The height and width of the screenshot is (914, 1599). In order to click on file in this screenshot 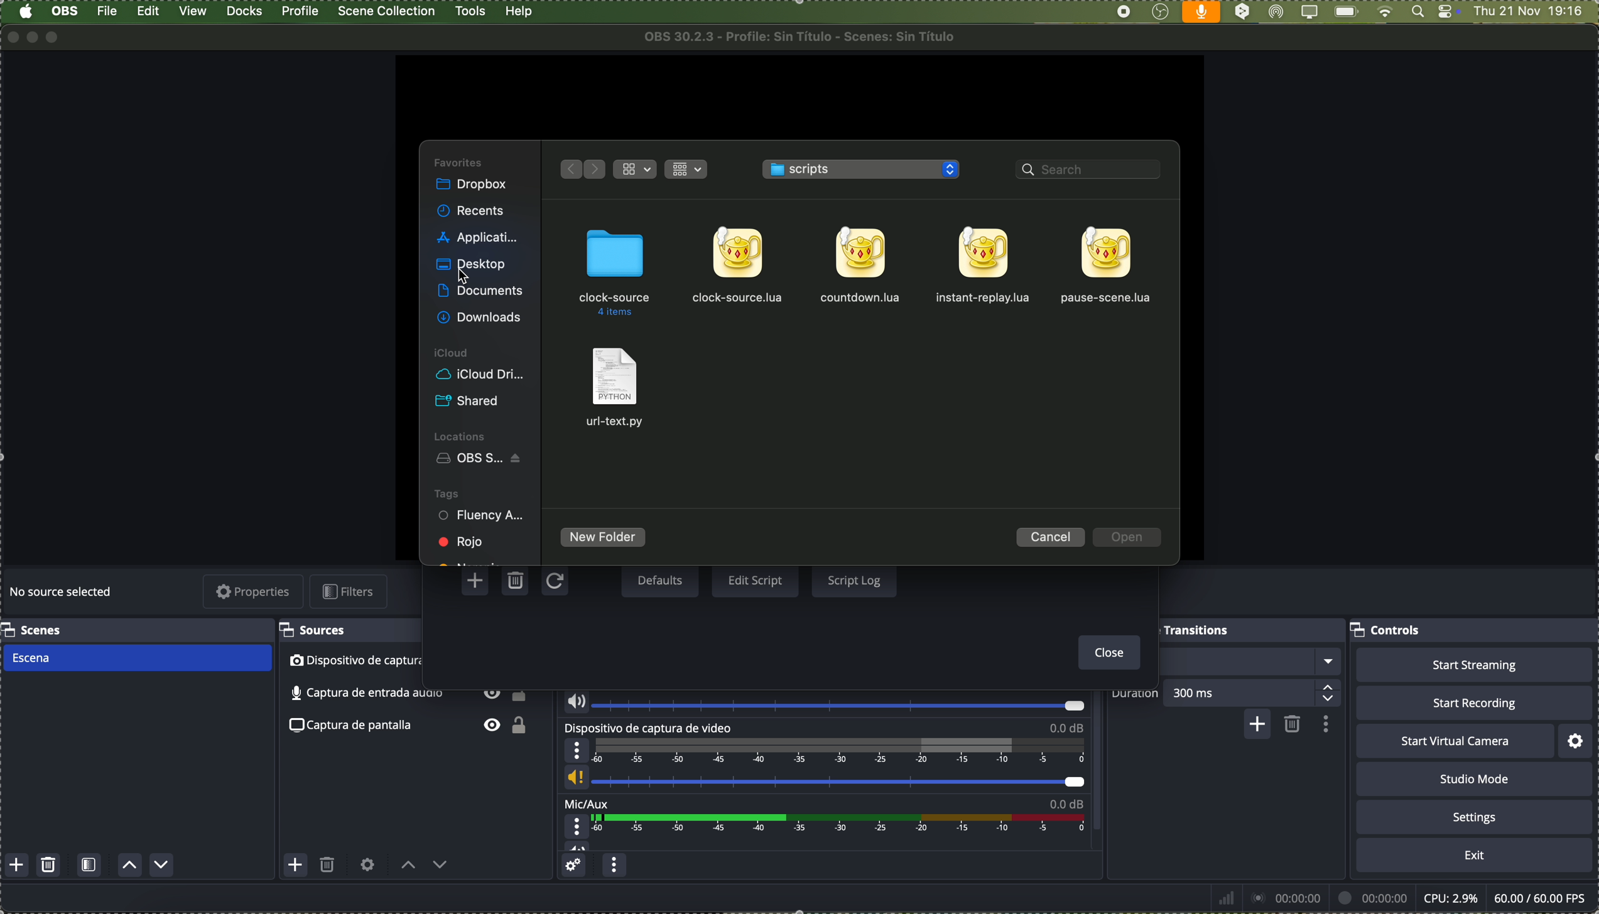, I will do `click(617, 387)`.